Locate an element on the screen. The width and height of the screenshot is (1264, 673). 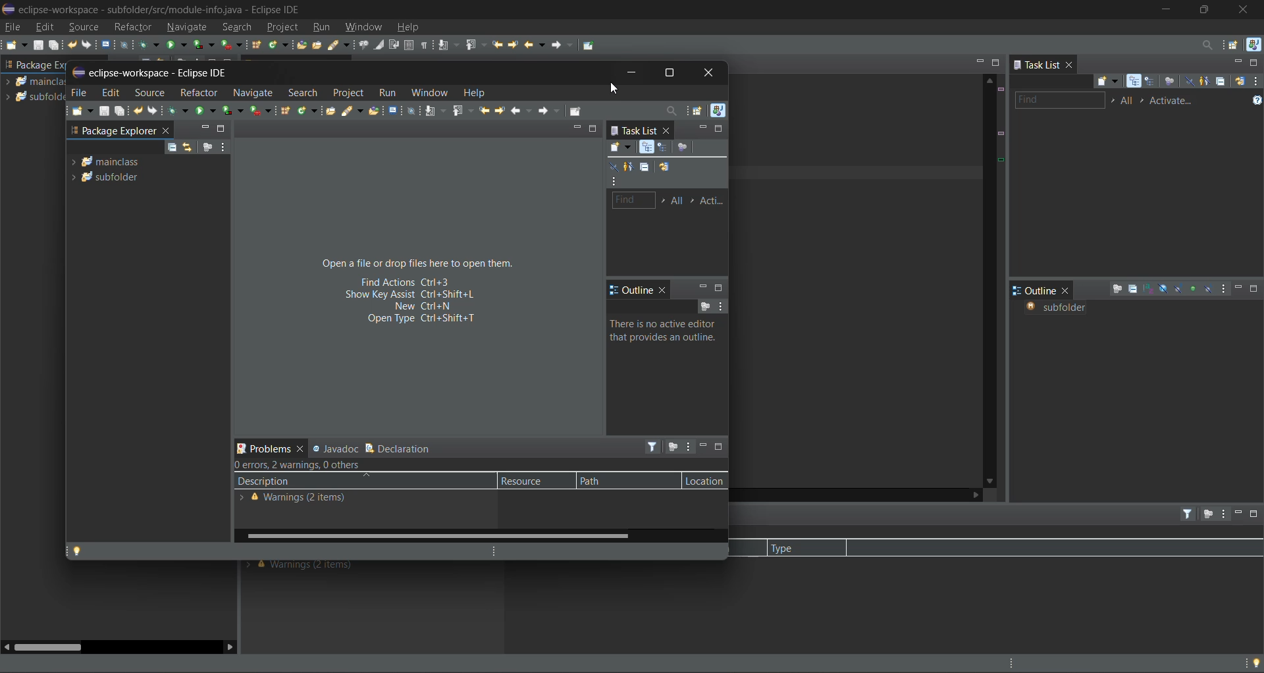
run last tool is located at coordinates (261, 112).